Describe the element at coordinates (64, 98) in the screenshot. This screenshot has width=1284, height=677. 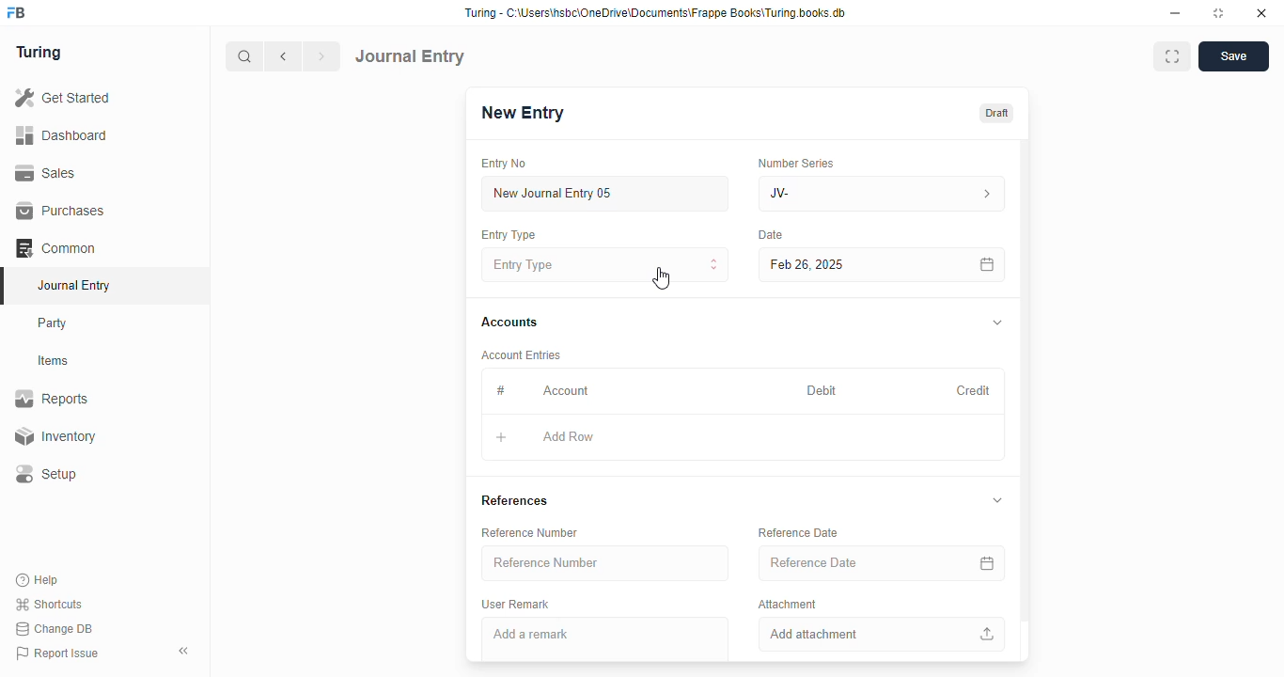
I see `get started` at that location.